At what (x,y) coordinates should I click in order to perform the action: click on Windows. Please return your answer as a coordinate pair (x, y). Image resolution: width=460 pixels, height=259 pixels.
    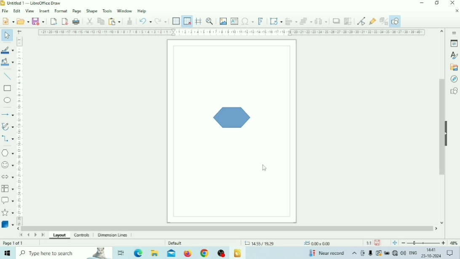
    Looking at the image, I should click on (8, 253).